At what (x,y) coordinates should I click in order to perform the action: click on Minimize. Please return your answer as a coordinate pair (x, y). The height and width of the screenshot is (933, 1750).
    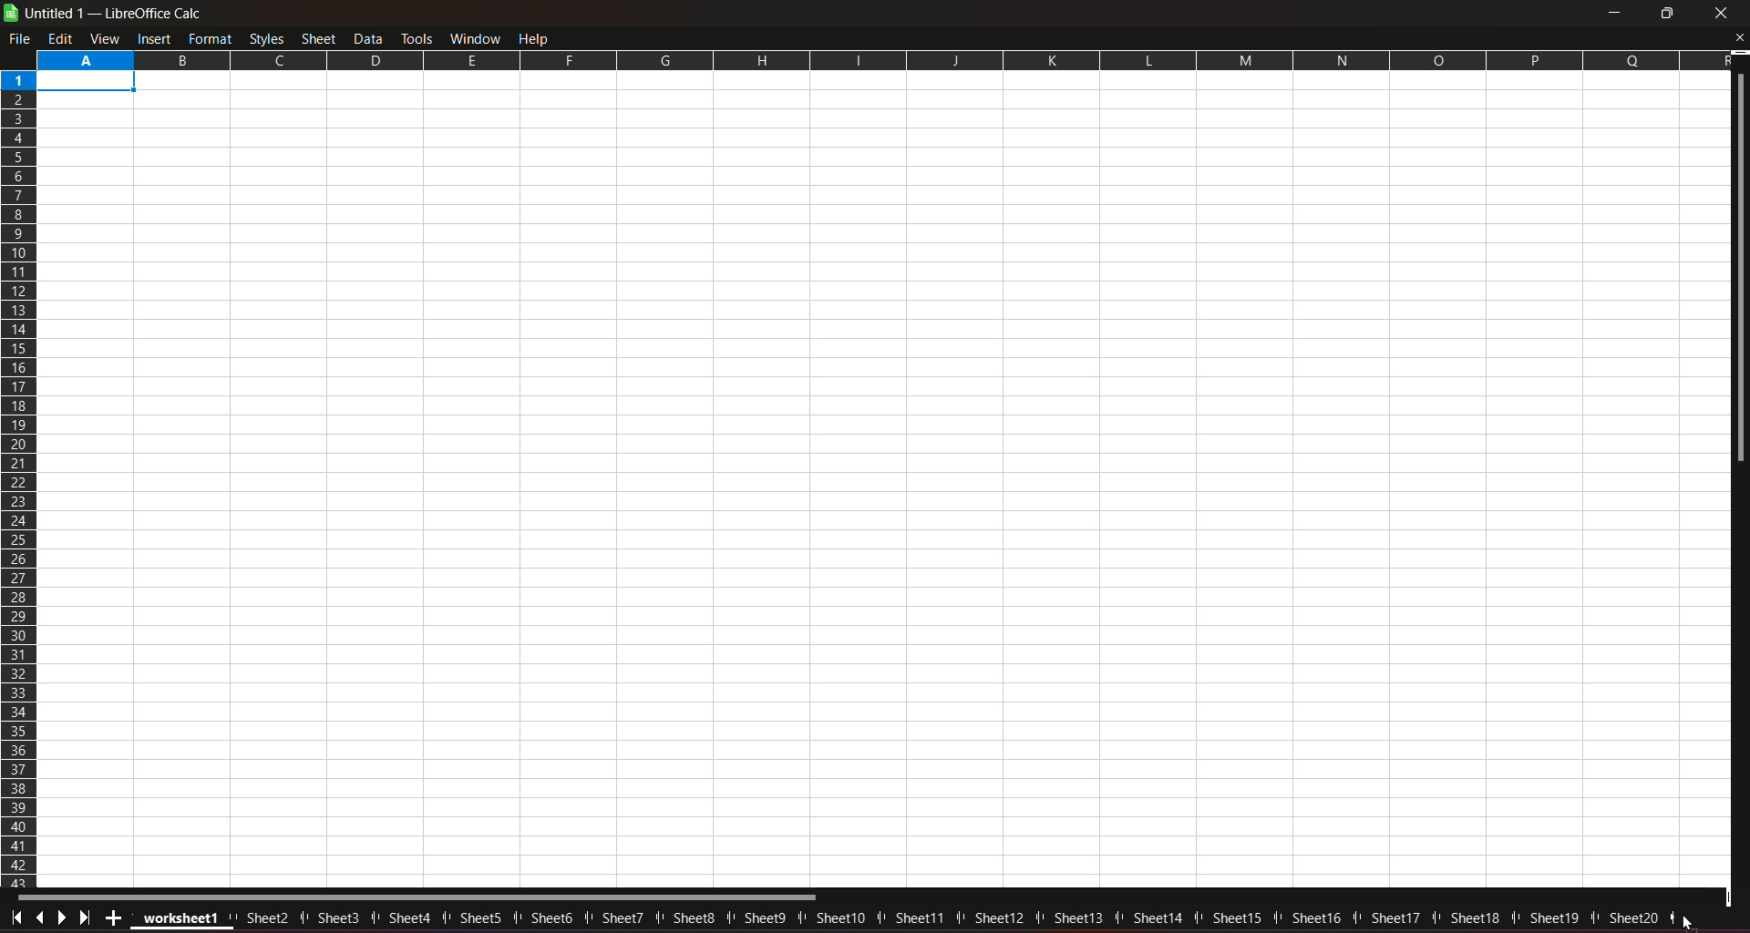
    Looking at the image, I should click on (1611, 14).